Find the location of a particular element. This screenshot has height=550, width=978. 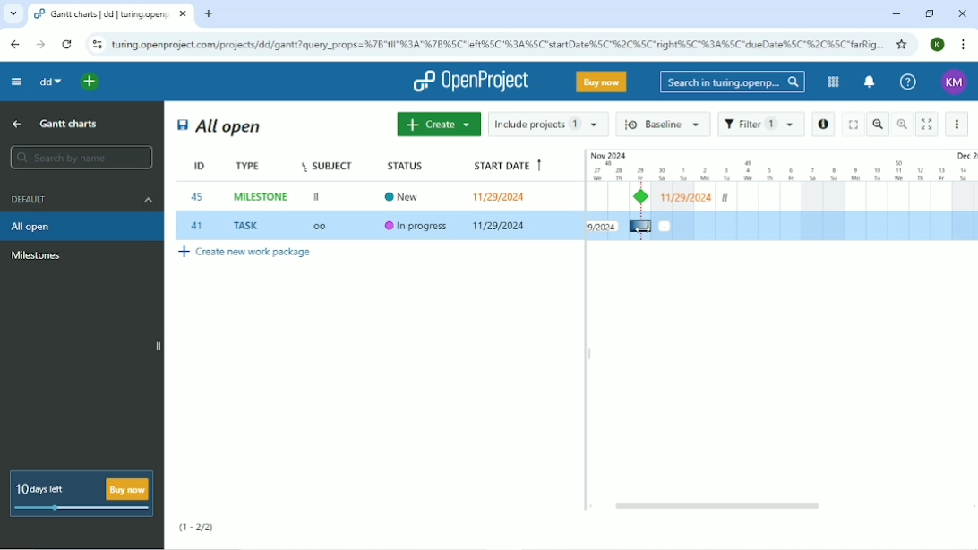

TASK is located at coordinates (249, 226).